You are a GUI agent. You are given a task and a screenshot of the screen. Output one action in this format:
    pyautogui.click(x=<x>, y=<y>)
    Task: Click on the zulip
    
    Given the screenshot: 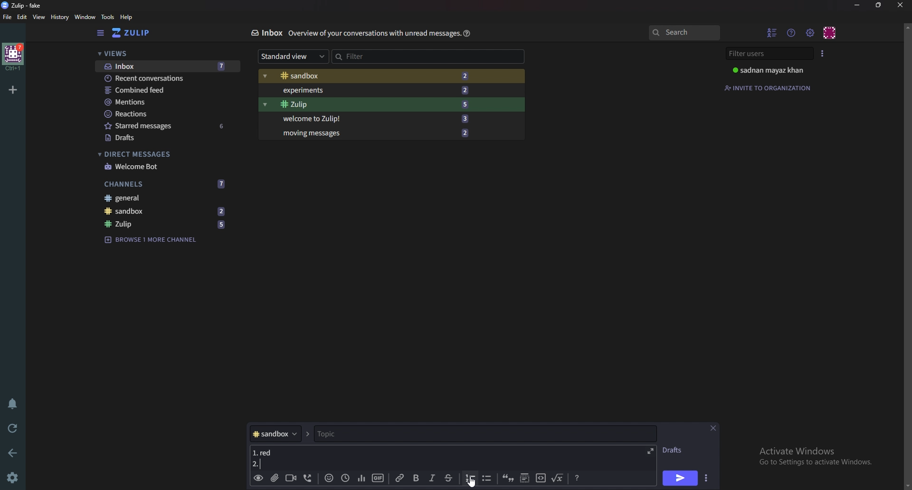 What is the action you would take?
    pyautogui.click(x=169, y=225)
    